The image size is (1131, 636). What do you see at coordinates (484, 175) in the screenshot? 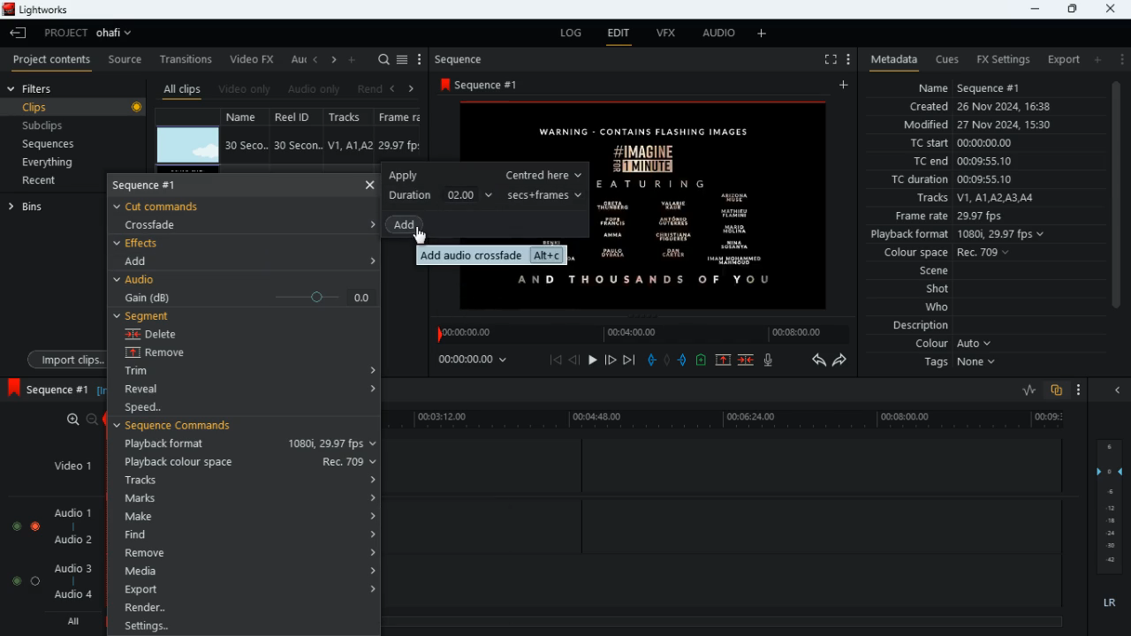
I see `apply` at bounding box center [484, 175].